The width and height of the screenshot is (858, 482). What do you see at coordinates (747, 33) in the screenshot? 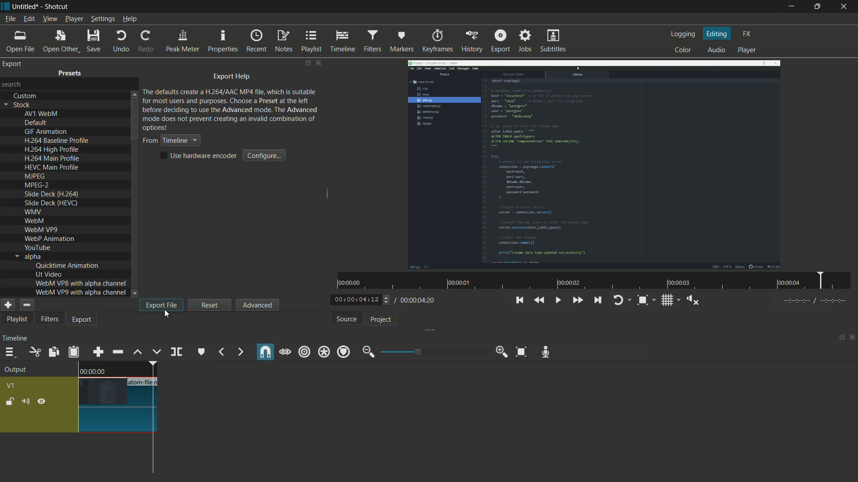
I see `fx` at bounding box center [747, 33].